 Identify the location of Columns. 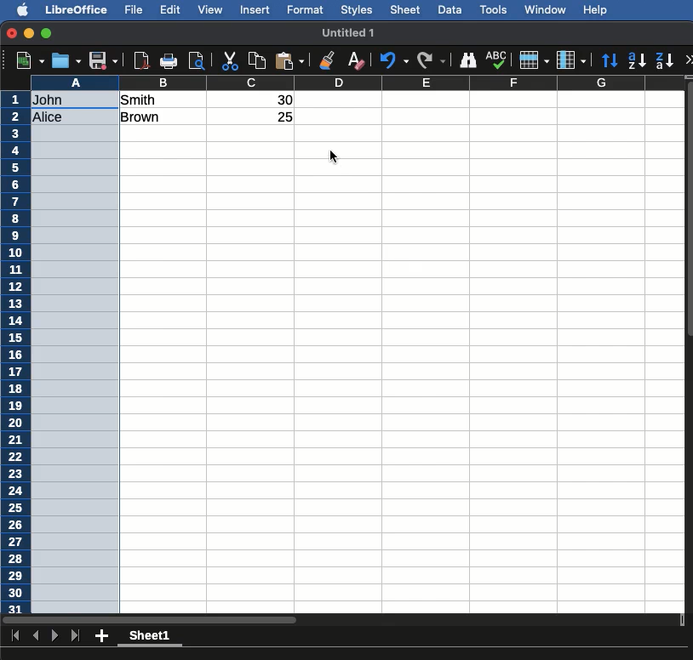
(571, 59).